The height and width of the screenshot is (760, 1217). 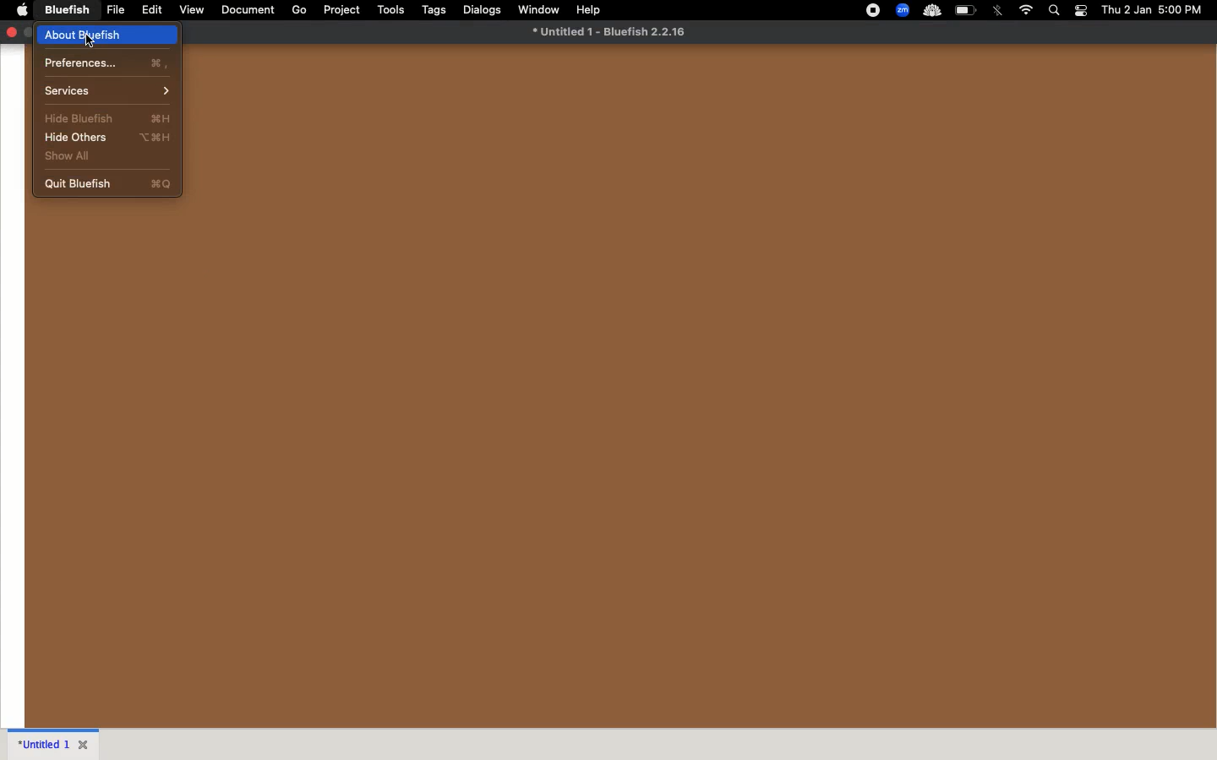 What do you see at coordinates (21, 8) in the screenshot?
I see `apple` at bounding box center [21, 8].